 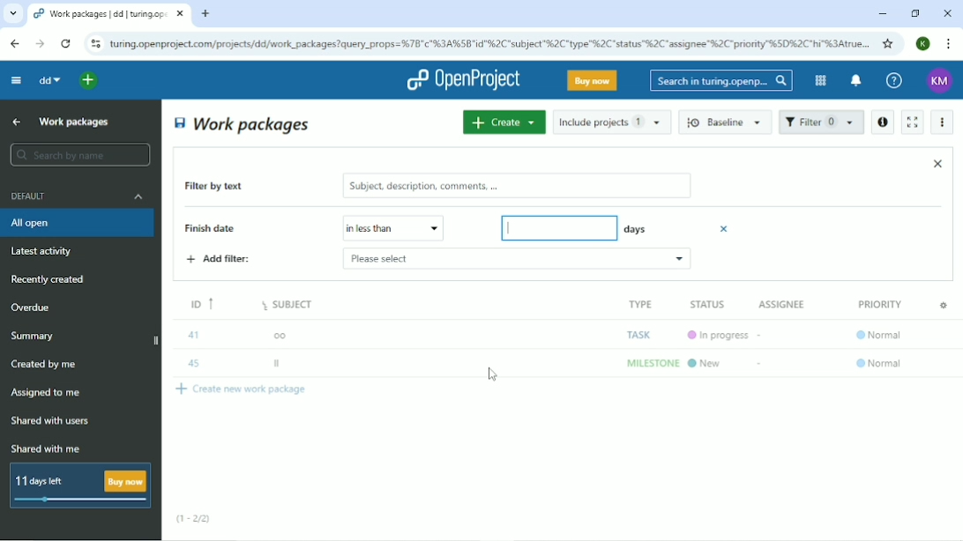 I want to click on Search tabs, so click(x=13, y=14).